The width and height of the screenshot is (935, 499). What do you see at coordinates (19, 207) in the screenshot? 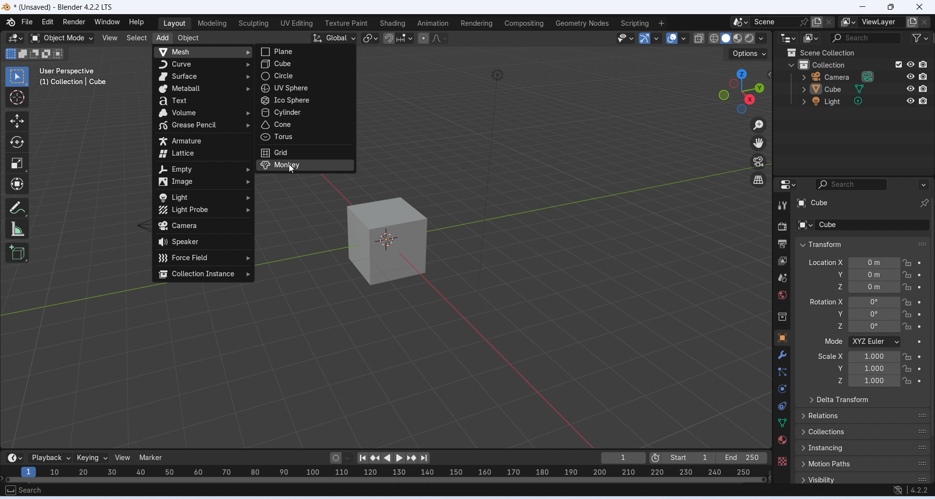
I see `Annotate` at bounding box center [19, 207].